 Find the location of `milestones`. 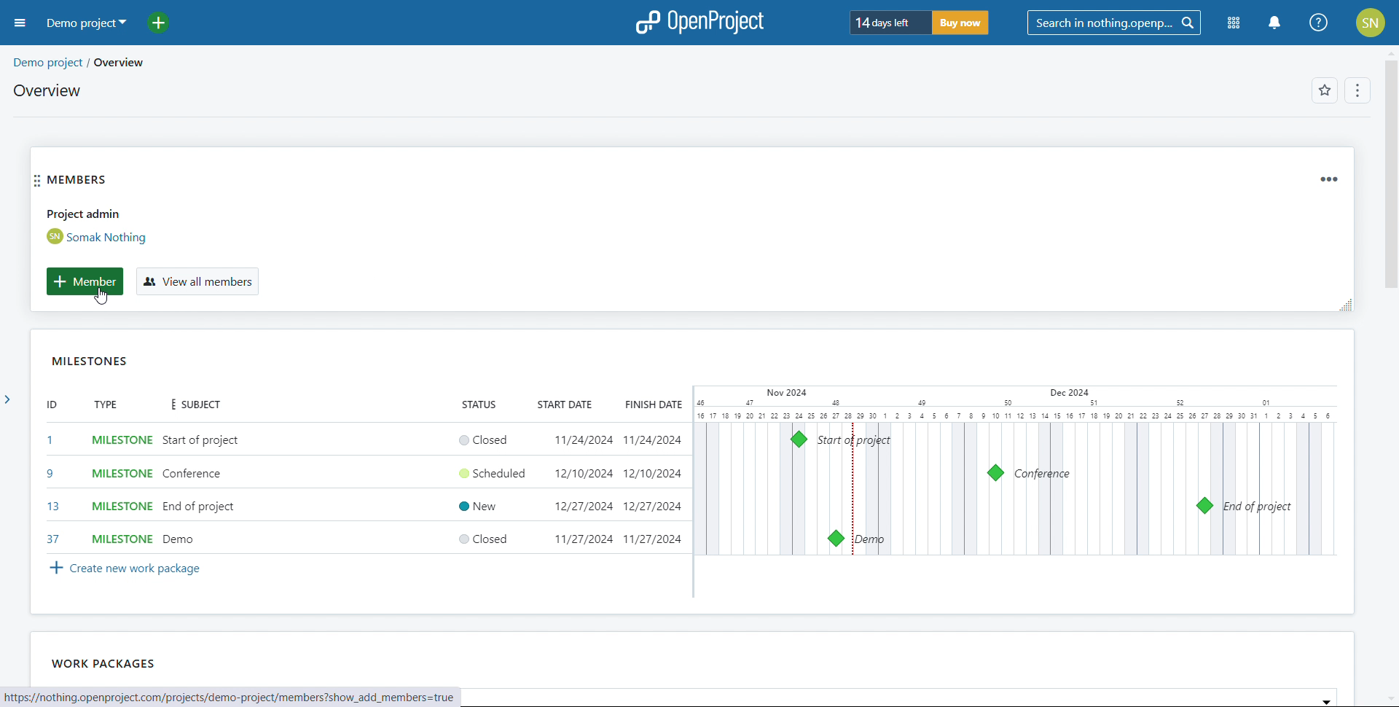

milestones is located at coordinates (90, 361).